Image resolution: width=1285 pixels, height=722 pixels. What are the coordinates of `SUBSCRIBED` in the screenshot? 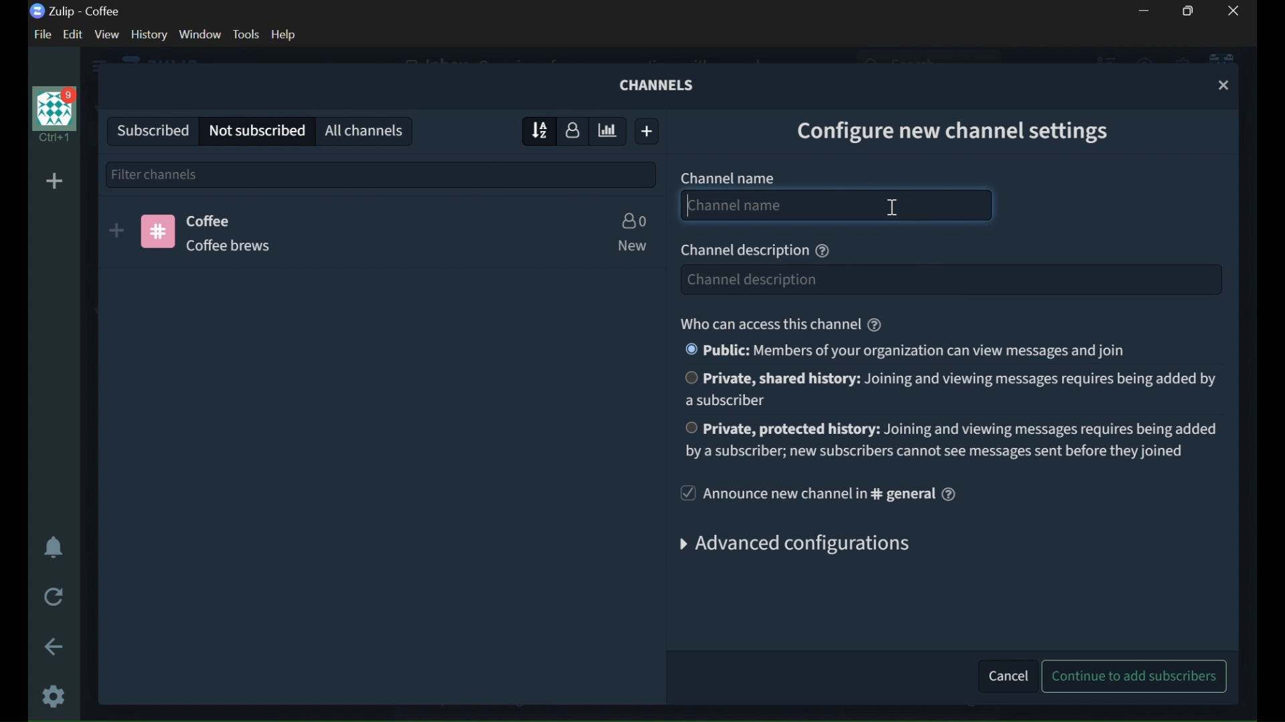 It's located at (149, 128).